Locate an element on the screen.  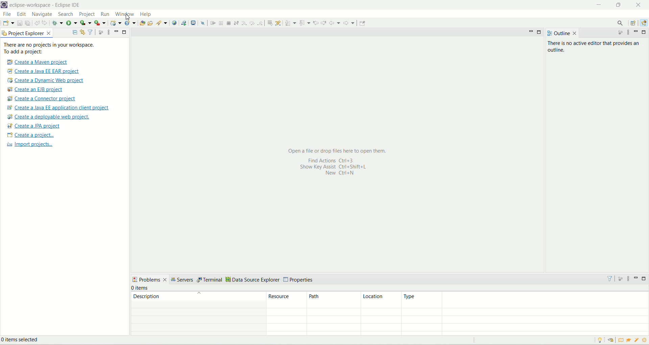
redo is located at coordinates (46, 23).